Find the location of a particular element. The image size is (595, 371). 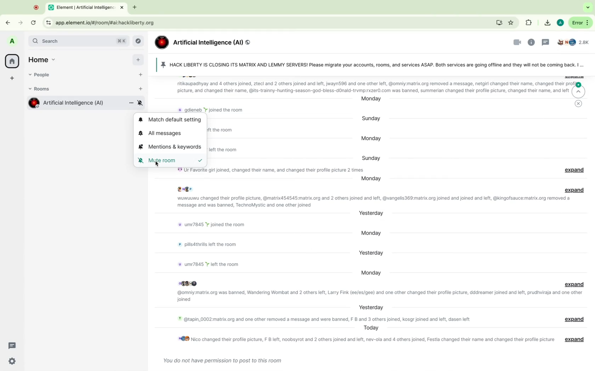

messages is located at coordinates (224, 361).